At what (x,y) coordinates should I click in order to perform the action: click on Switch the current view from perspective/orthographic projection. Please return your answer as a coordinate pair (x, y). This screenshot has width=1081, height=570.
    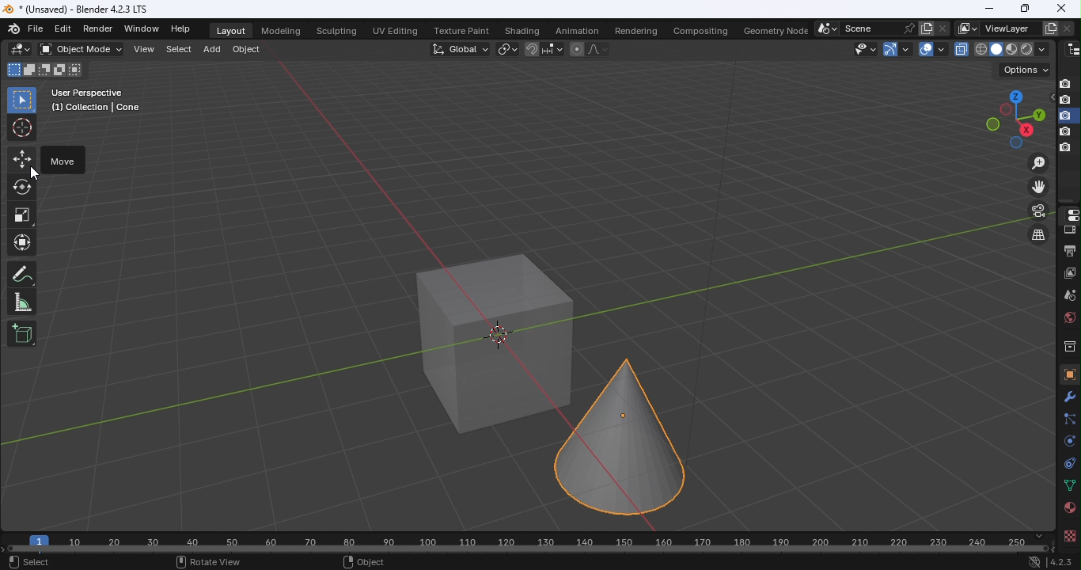
    Looking at the image, I should click on (1036, 236).